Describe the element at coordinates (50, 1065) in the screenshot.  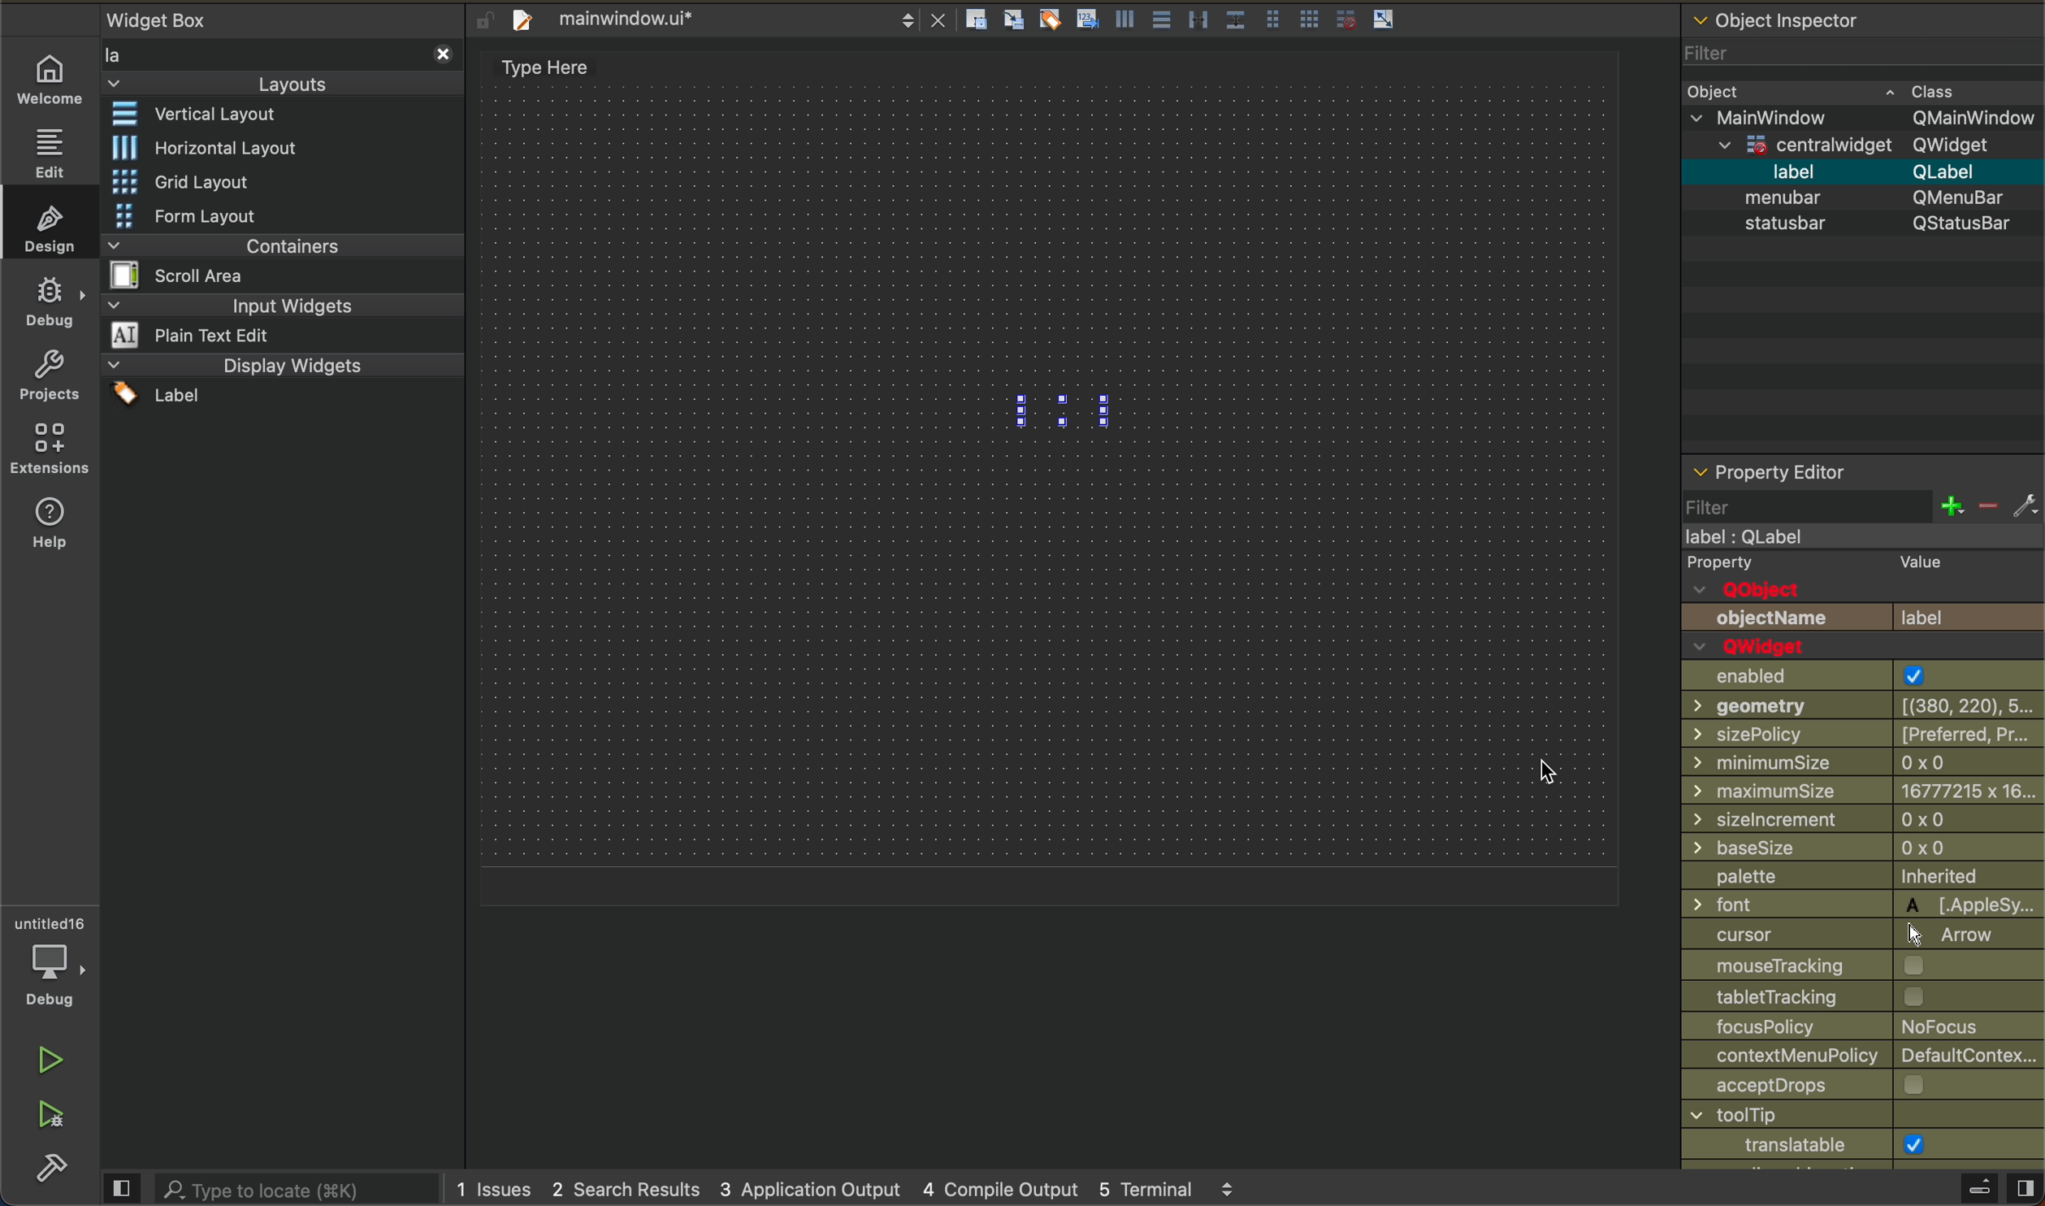
I see `run` at that location.